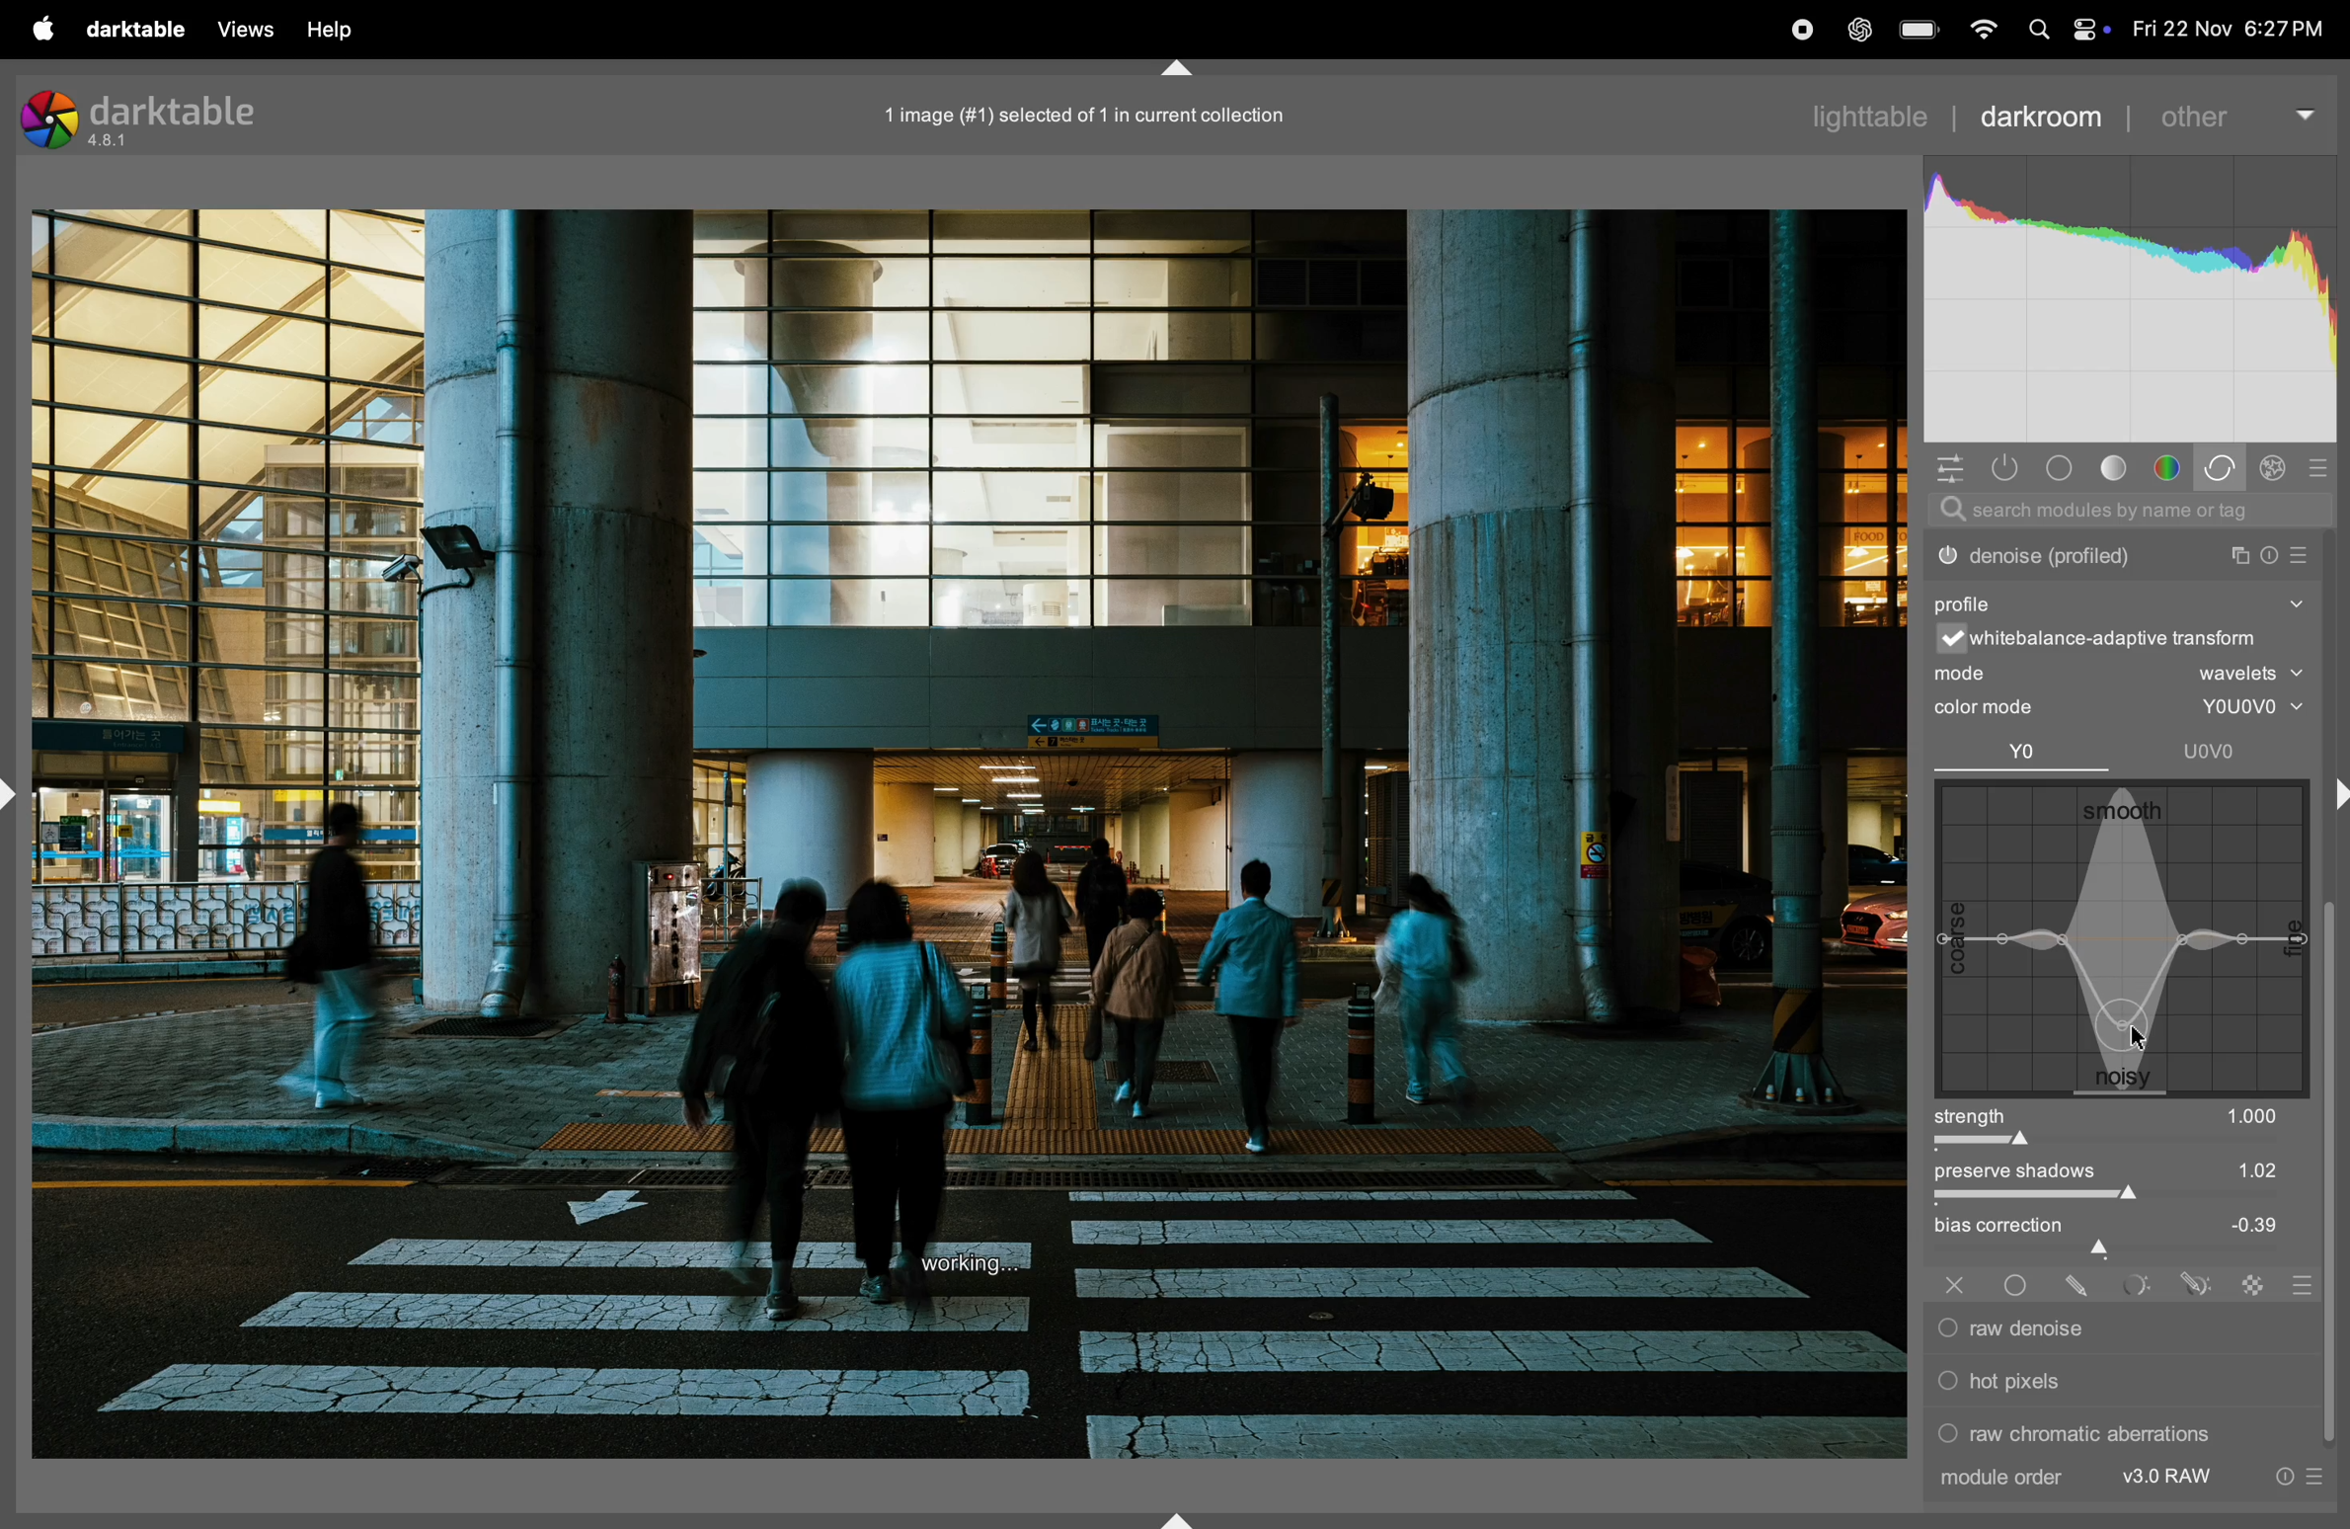 The height and width of the screenshot is (1529, 2350). I want to click on white balance, so click(2099, 639).